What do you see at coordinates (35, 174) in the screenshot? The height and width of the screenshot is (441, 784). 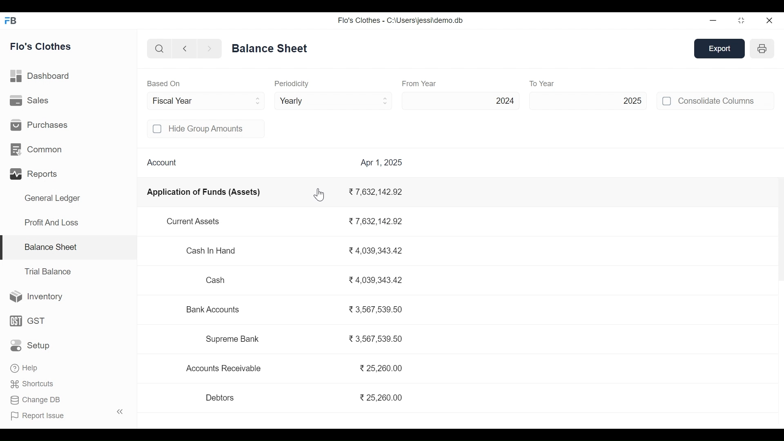 I see `reports` at bounding box center [35, 174].